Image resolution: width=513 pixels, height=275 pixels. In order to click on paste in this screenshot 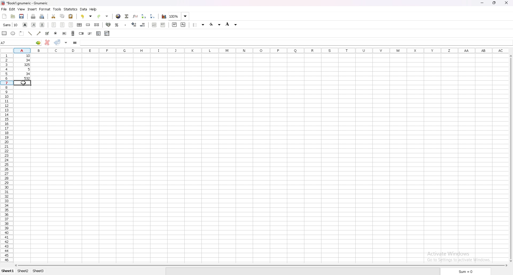, I will do `click(71, 16)`.